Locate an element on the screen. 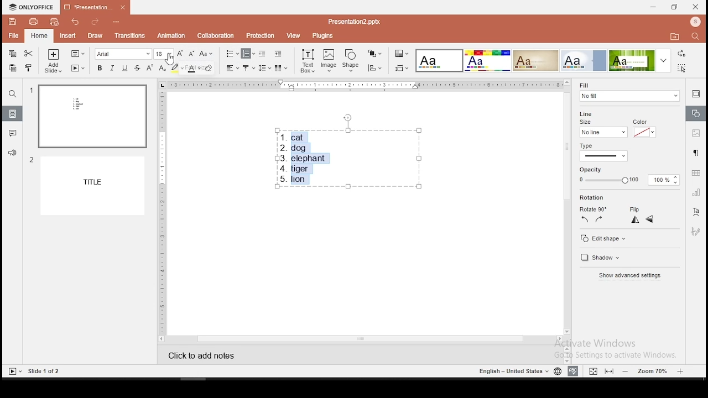 This screenshot has width=708, height=398. font is located at coordinates (122, 54).